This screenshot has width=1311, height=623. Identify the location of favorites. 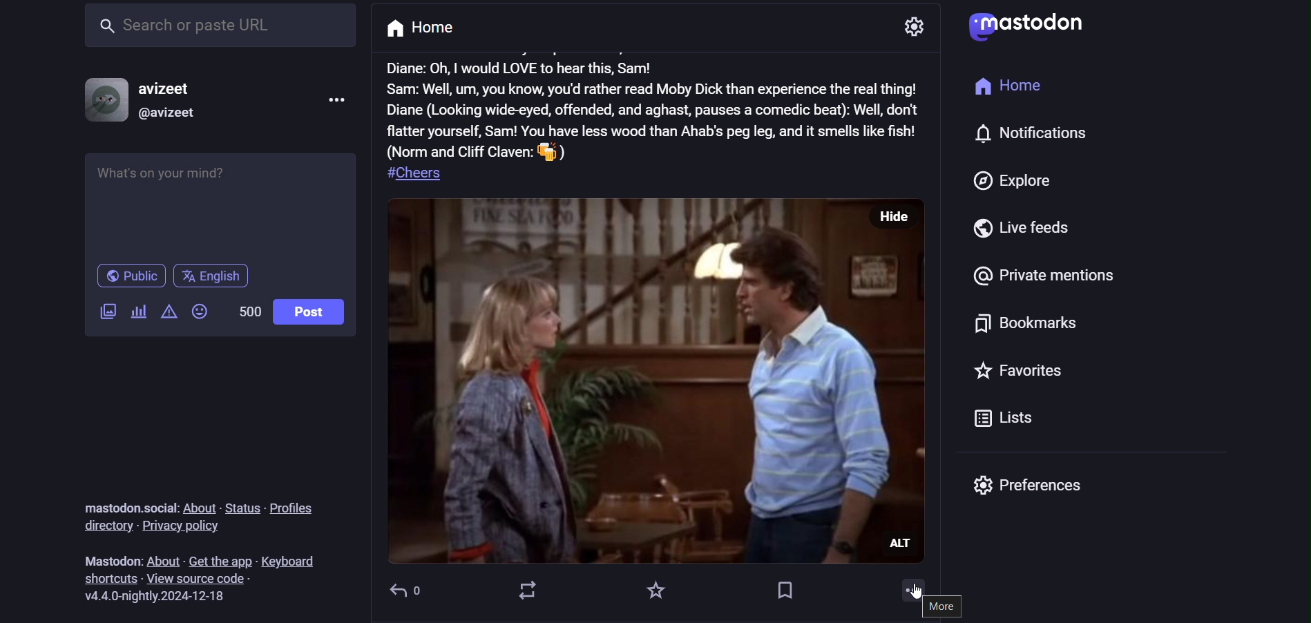
(660, 587).